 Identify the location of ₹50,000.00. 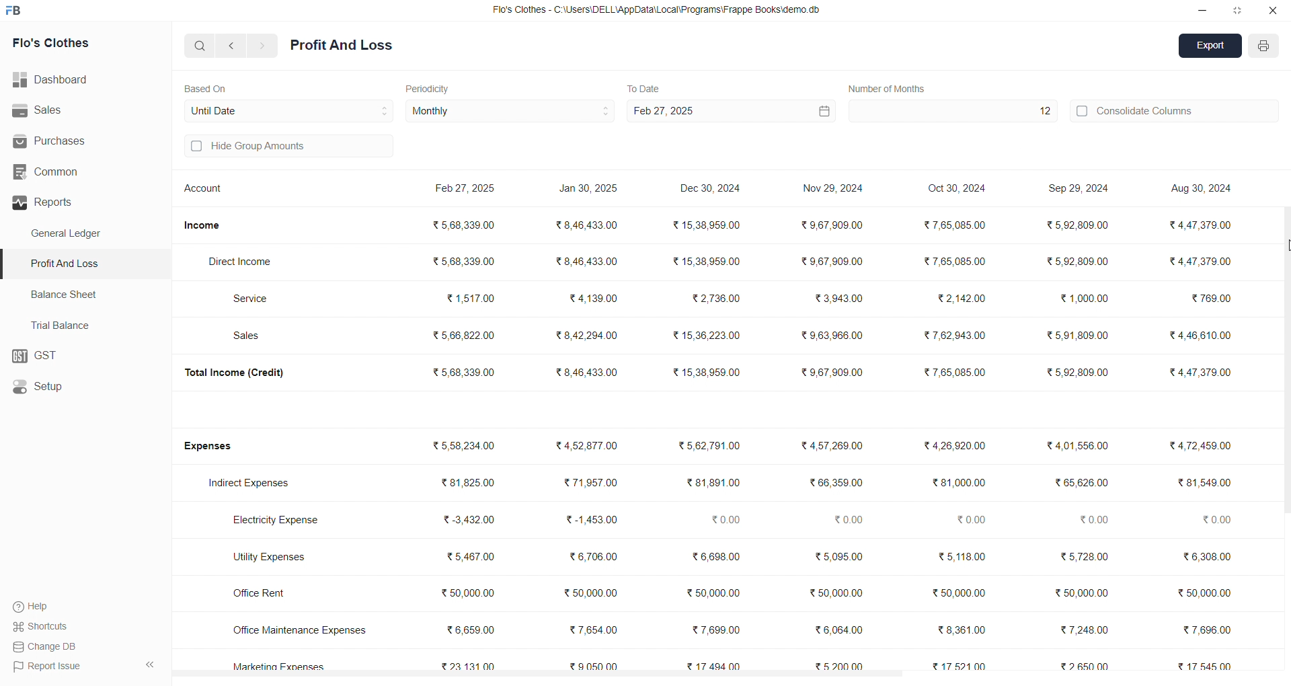
(469, 592).